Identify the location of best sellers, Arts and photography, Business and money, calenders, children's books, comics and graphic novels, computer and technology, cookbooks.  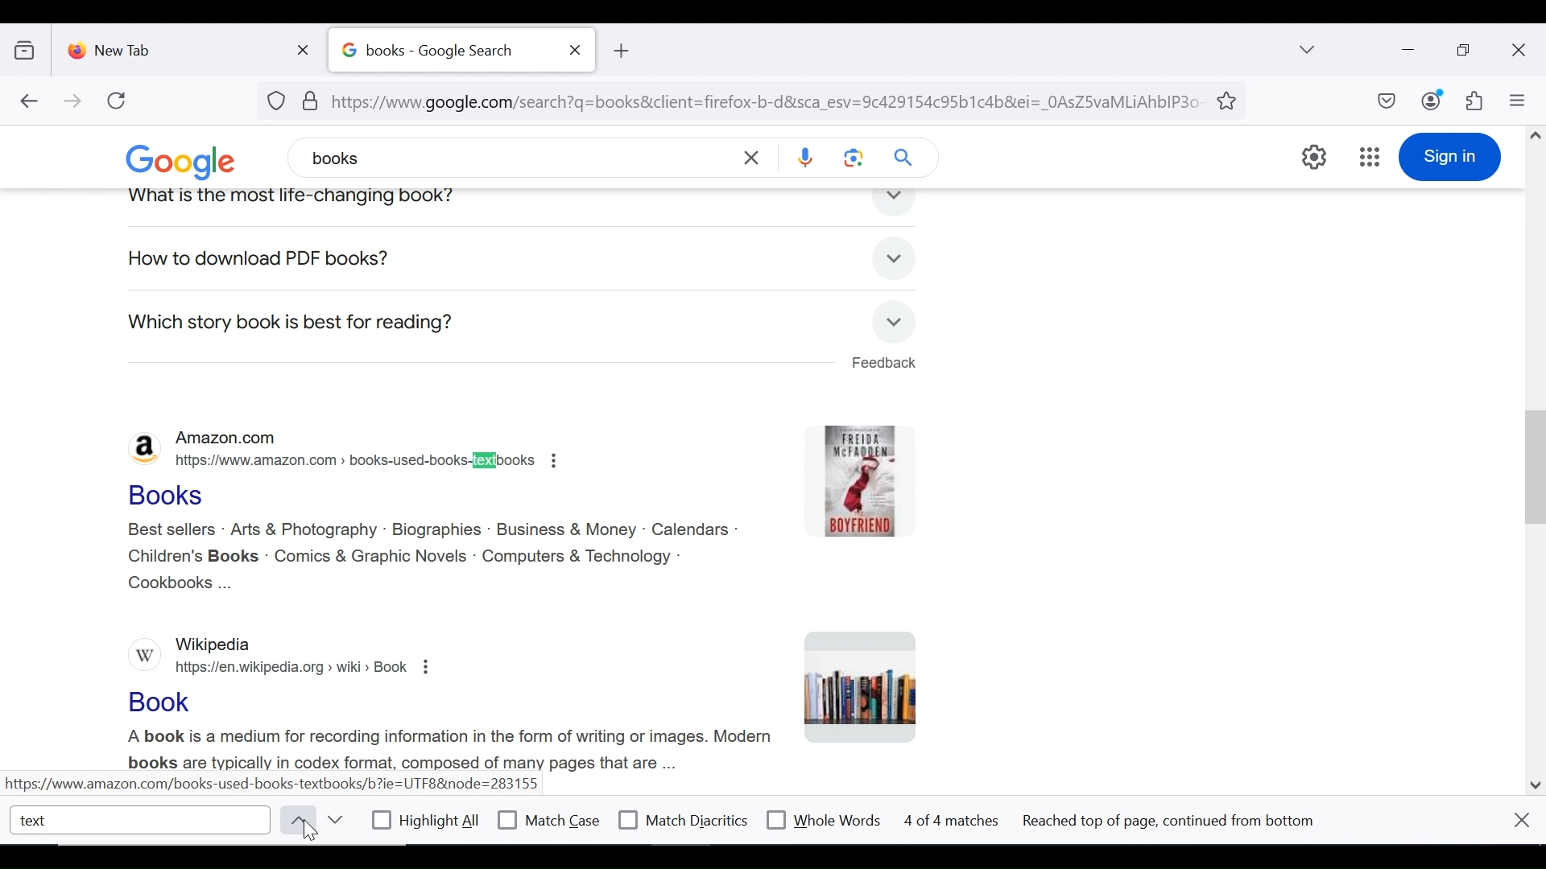
(432, 558).